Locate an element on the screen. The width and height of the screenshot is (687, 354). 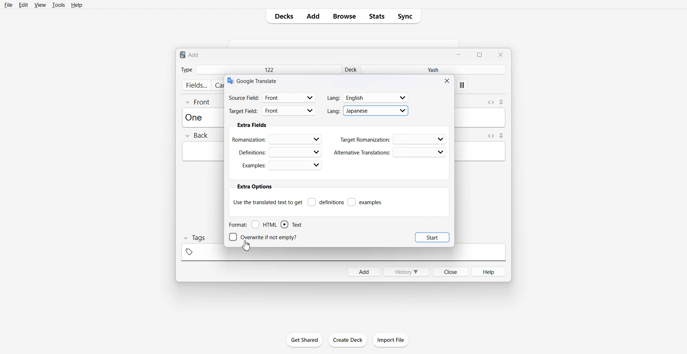
Cursor is located at coordinates (247, 245).